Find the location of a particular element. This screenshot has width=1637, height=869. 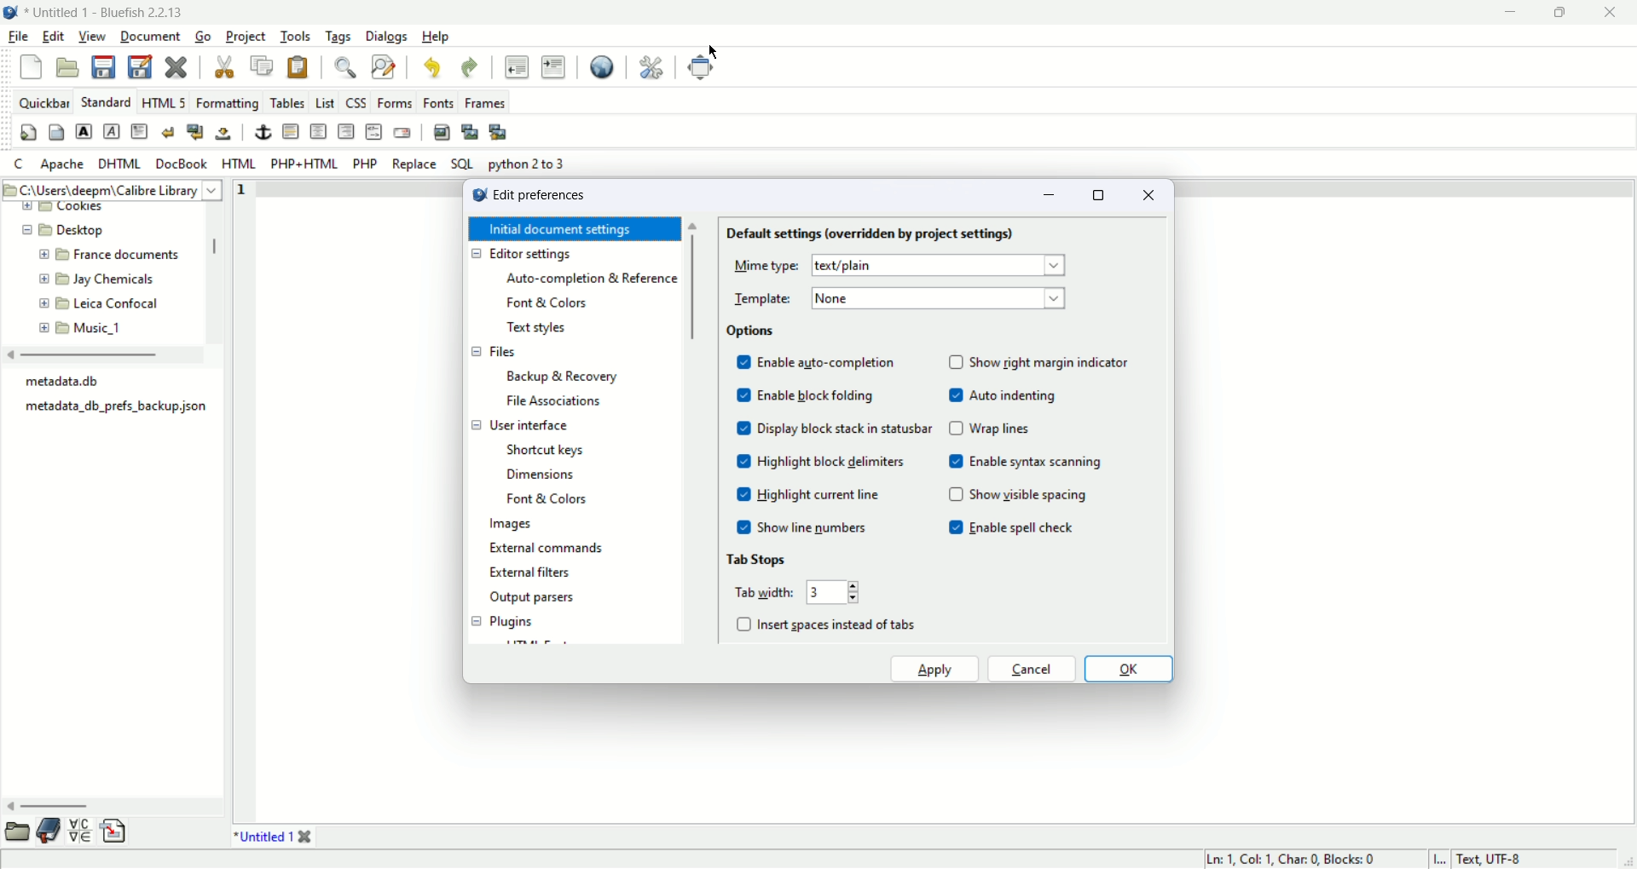

view is located at coordinates (93, 36).